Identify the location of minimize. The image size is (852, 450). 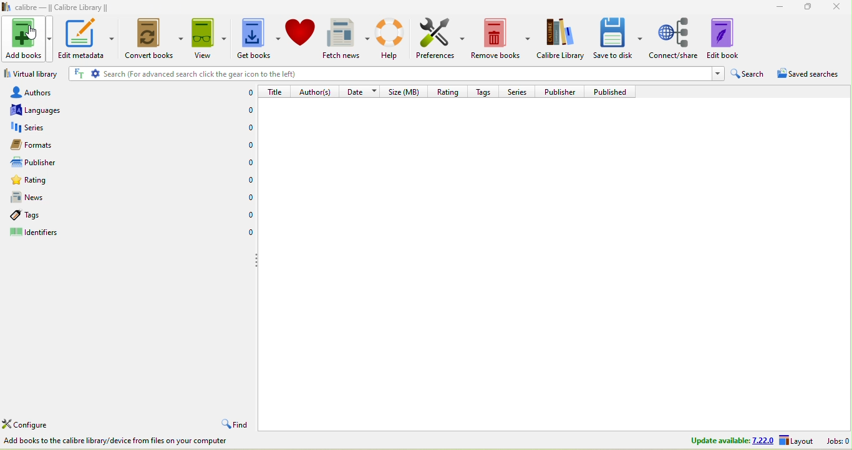
(777, 7).